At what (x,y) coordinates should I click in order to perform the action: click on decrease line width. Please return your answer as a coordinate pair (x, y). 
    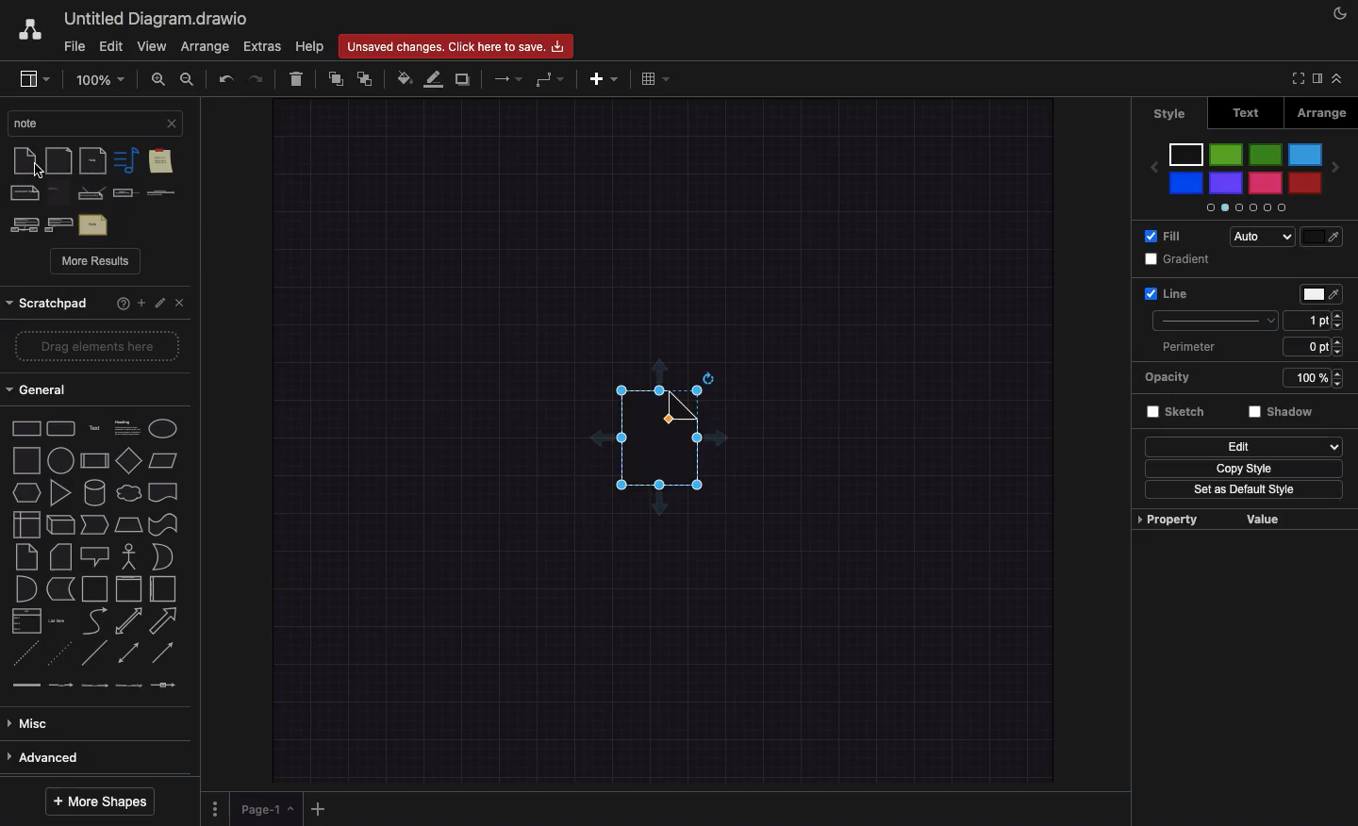
    Looking at the image, I should click on (1339, 327).